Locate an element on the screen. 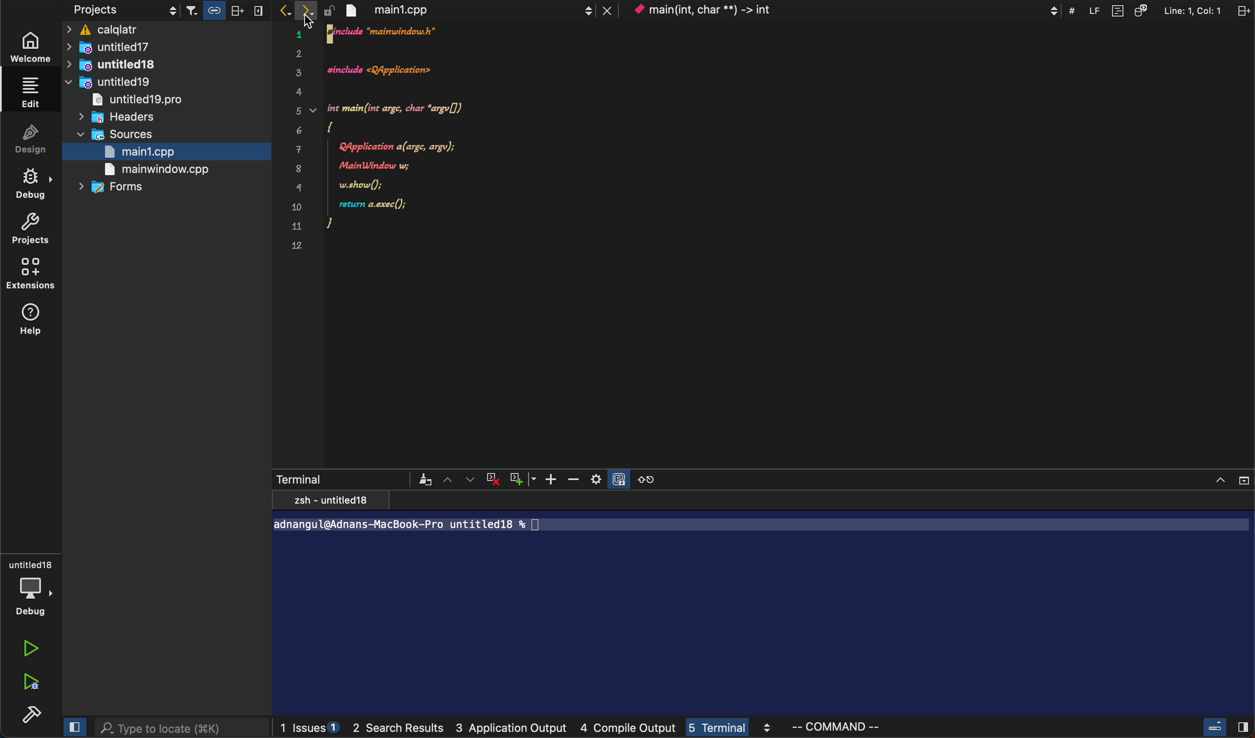 This screenshot has height=738, width=1255. computer output is located at coordinates (628, 730).